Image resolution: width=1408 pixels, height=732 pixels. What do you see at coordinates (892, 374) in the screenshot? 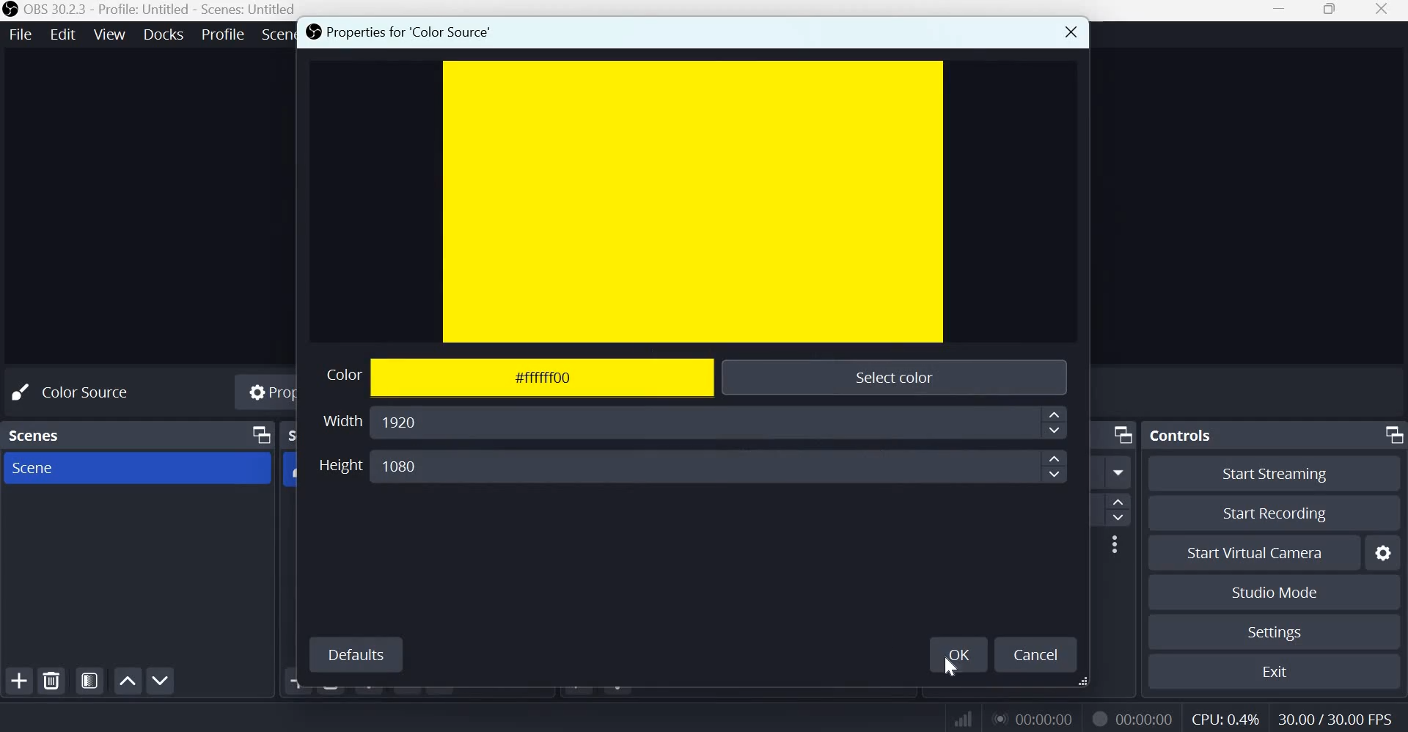
I see `Select color` at bounding box center [892, 374].